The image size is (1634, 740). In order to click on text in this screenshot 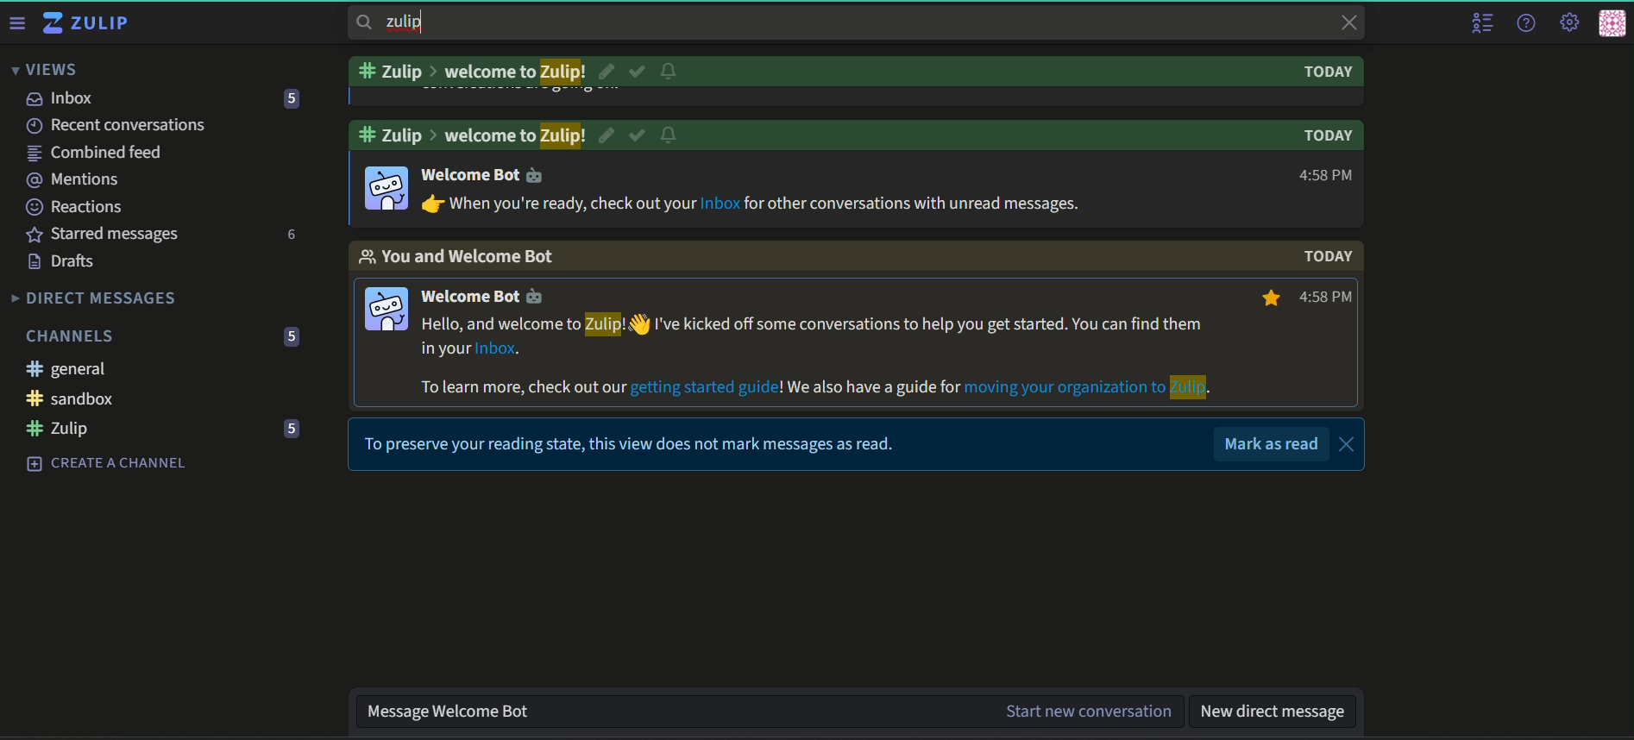, I will do `click(1327, 257)`.